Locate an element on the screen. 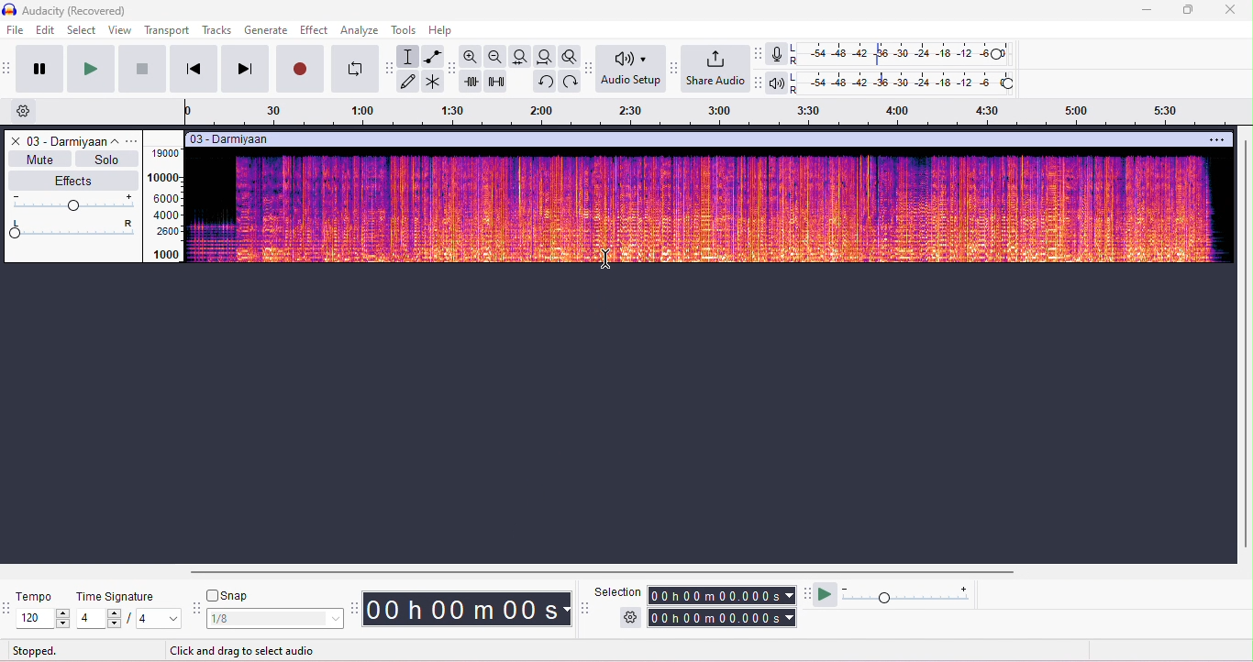 This screenshot has height=662, width=1253. volume is located at coordinates (74, 204).